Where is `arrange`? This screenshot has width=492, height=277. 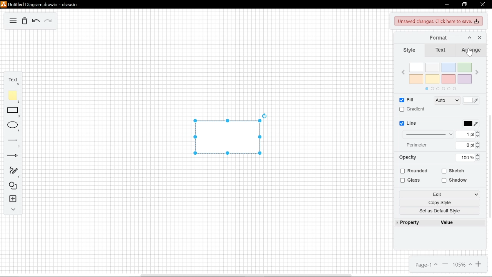 arrange is located at coordinates (469, 51).